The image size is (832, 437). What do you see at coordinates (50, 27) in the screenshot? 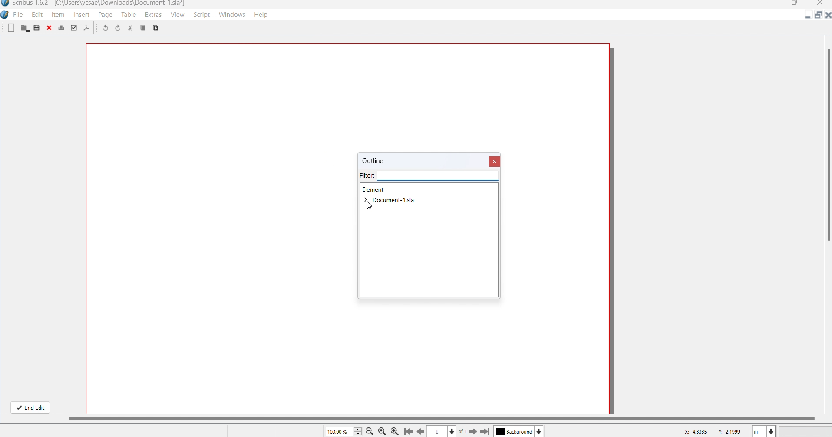
I see `` at bounding box center [50, 27].